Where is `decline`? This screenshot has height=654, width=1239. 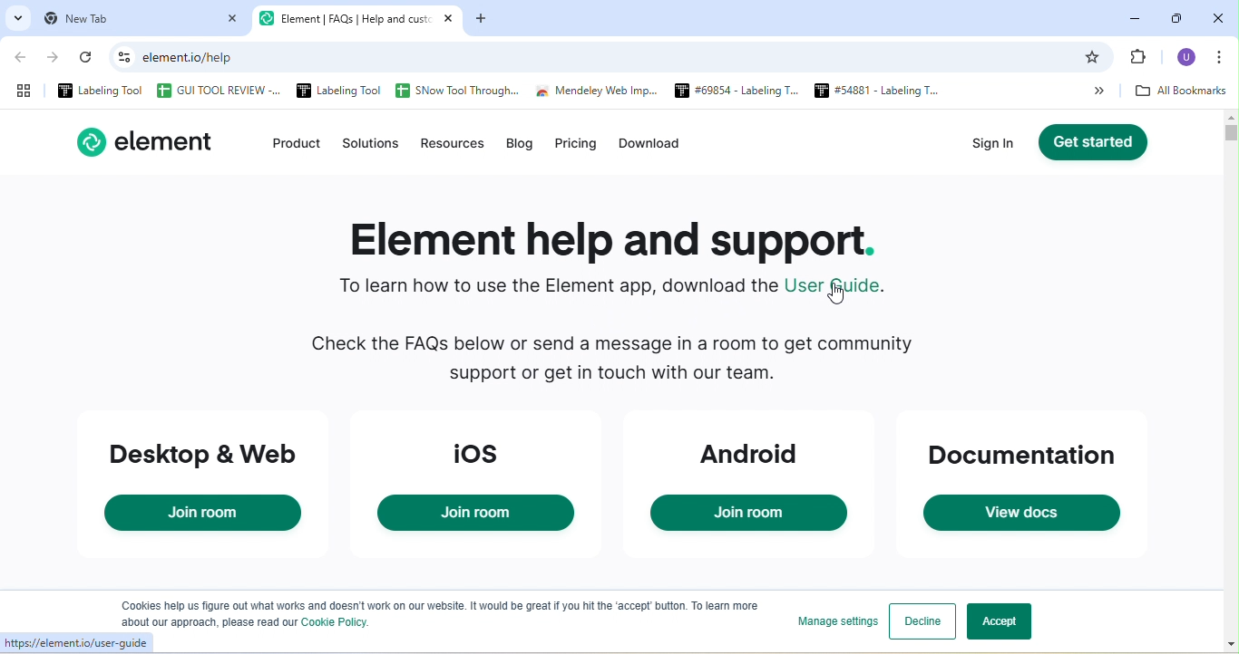 decline is located at coordinates (920, 620).